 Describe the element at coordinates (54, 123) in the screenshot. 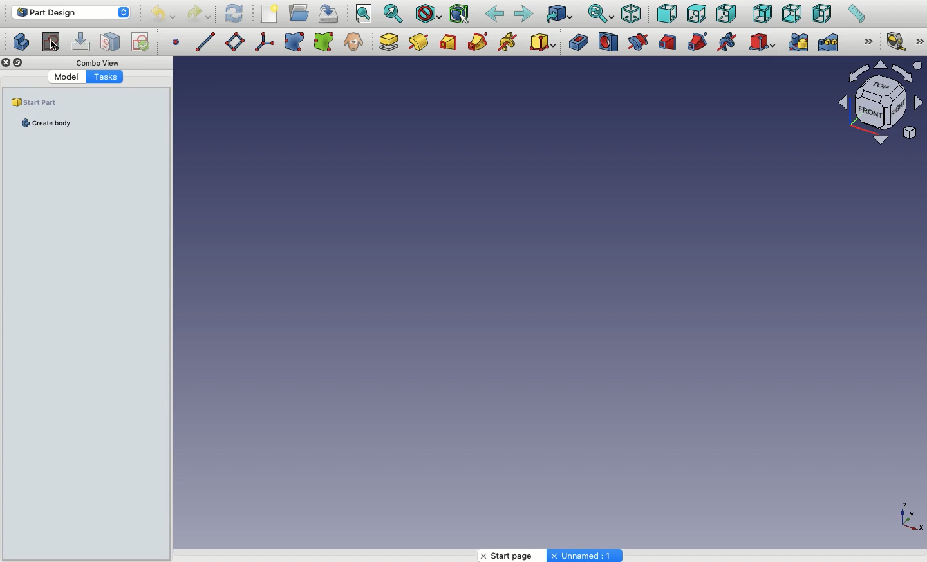

I see `Create body` at that location.